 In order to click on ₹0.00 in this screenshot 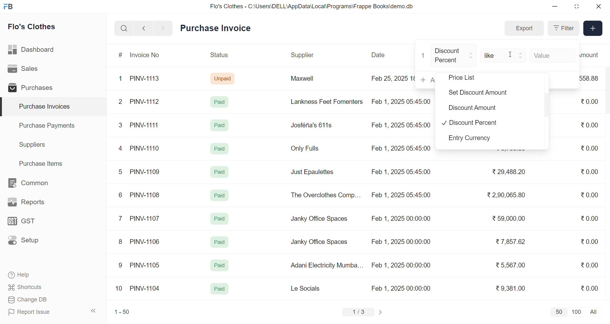, I will do `click(590, 125)`.